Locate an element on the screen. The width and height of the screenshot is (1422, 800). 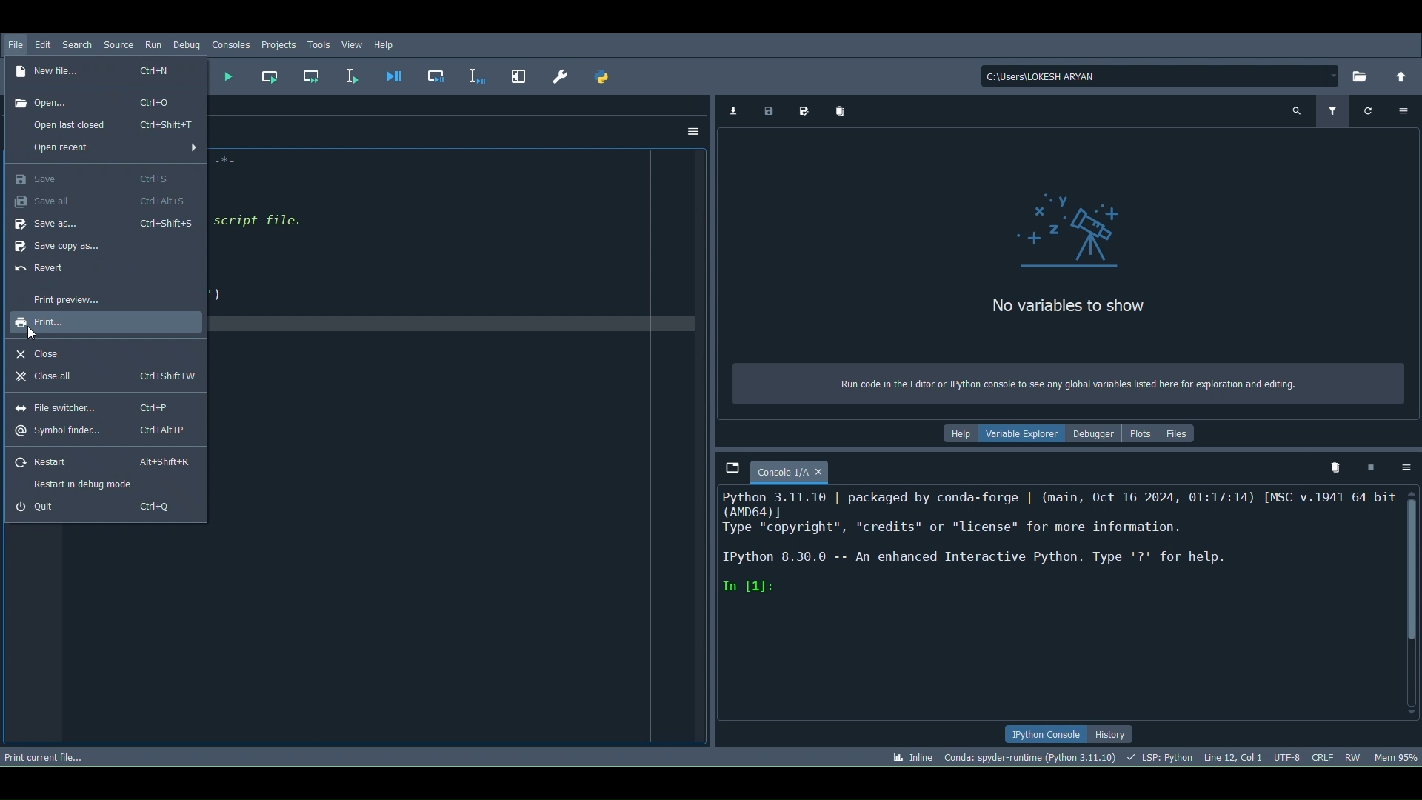
Debug selection or current line is located at coordinates (478, 76).